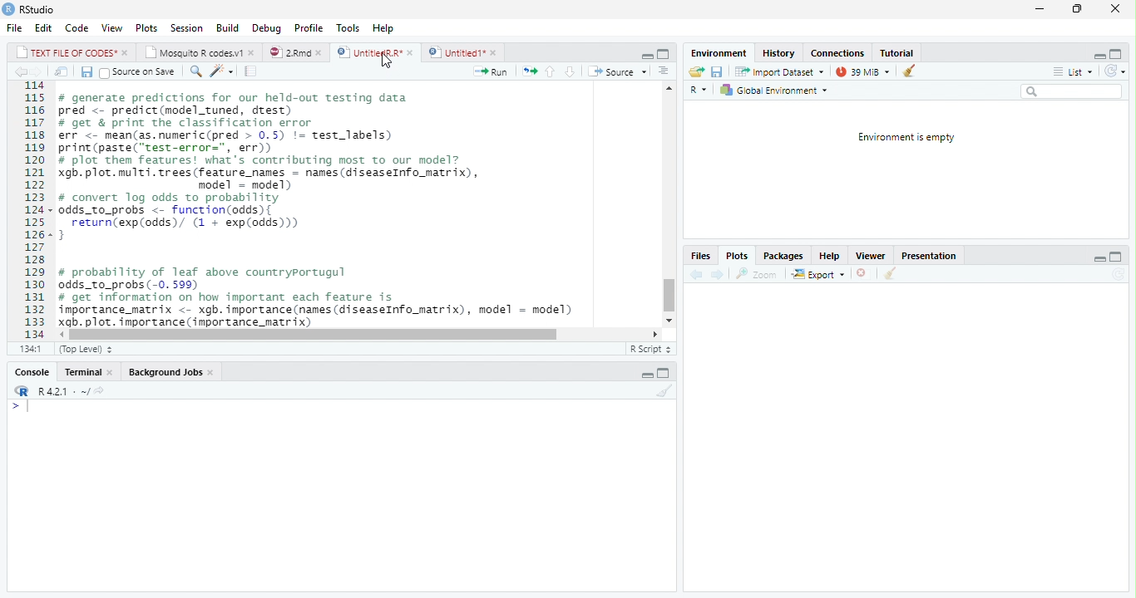 The width and height of the screenshot is (1136, 598). I want to click on Viewer, so click(872, 255).